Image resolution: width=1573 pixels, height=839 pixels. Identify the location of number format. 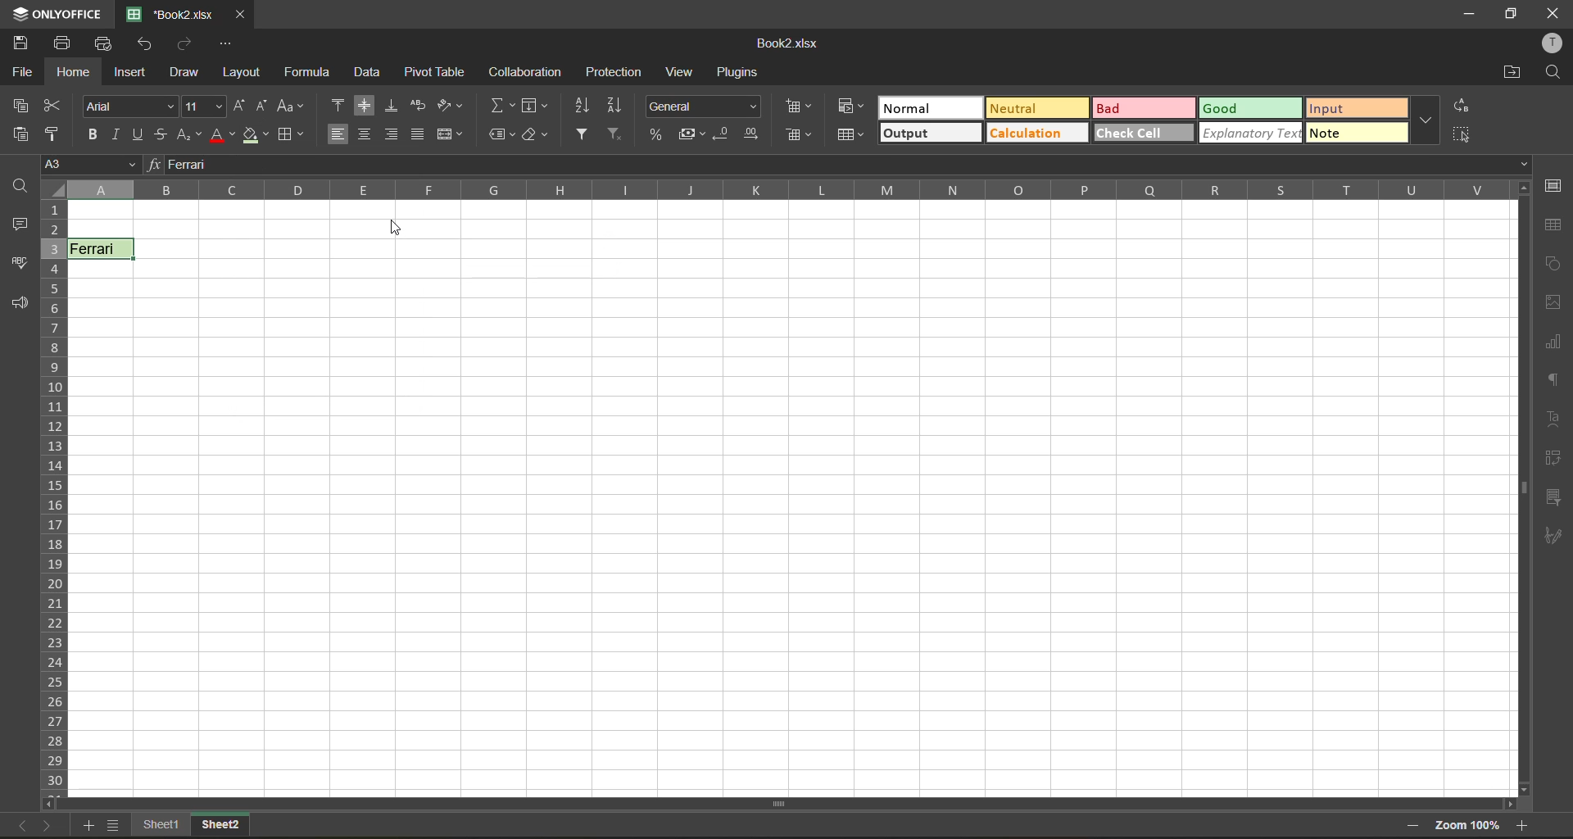
(704, 107).